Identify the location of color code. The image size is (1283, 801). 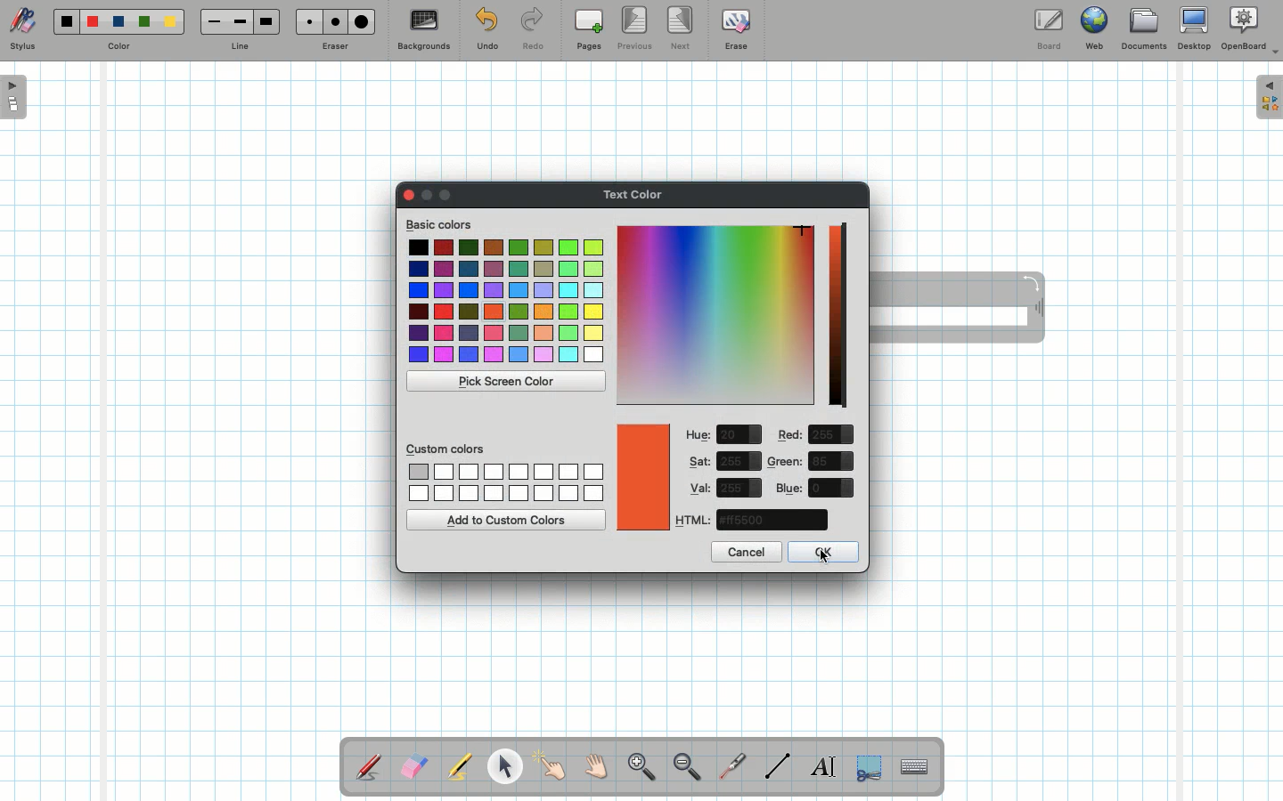
(771, 520).